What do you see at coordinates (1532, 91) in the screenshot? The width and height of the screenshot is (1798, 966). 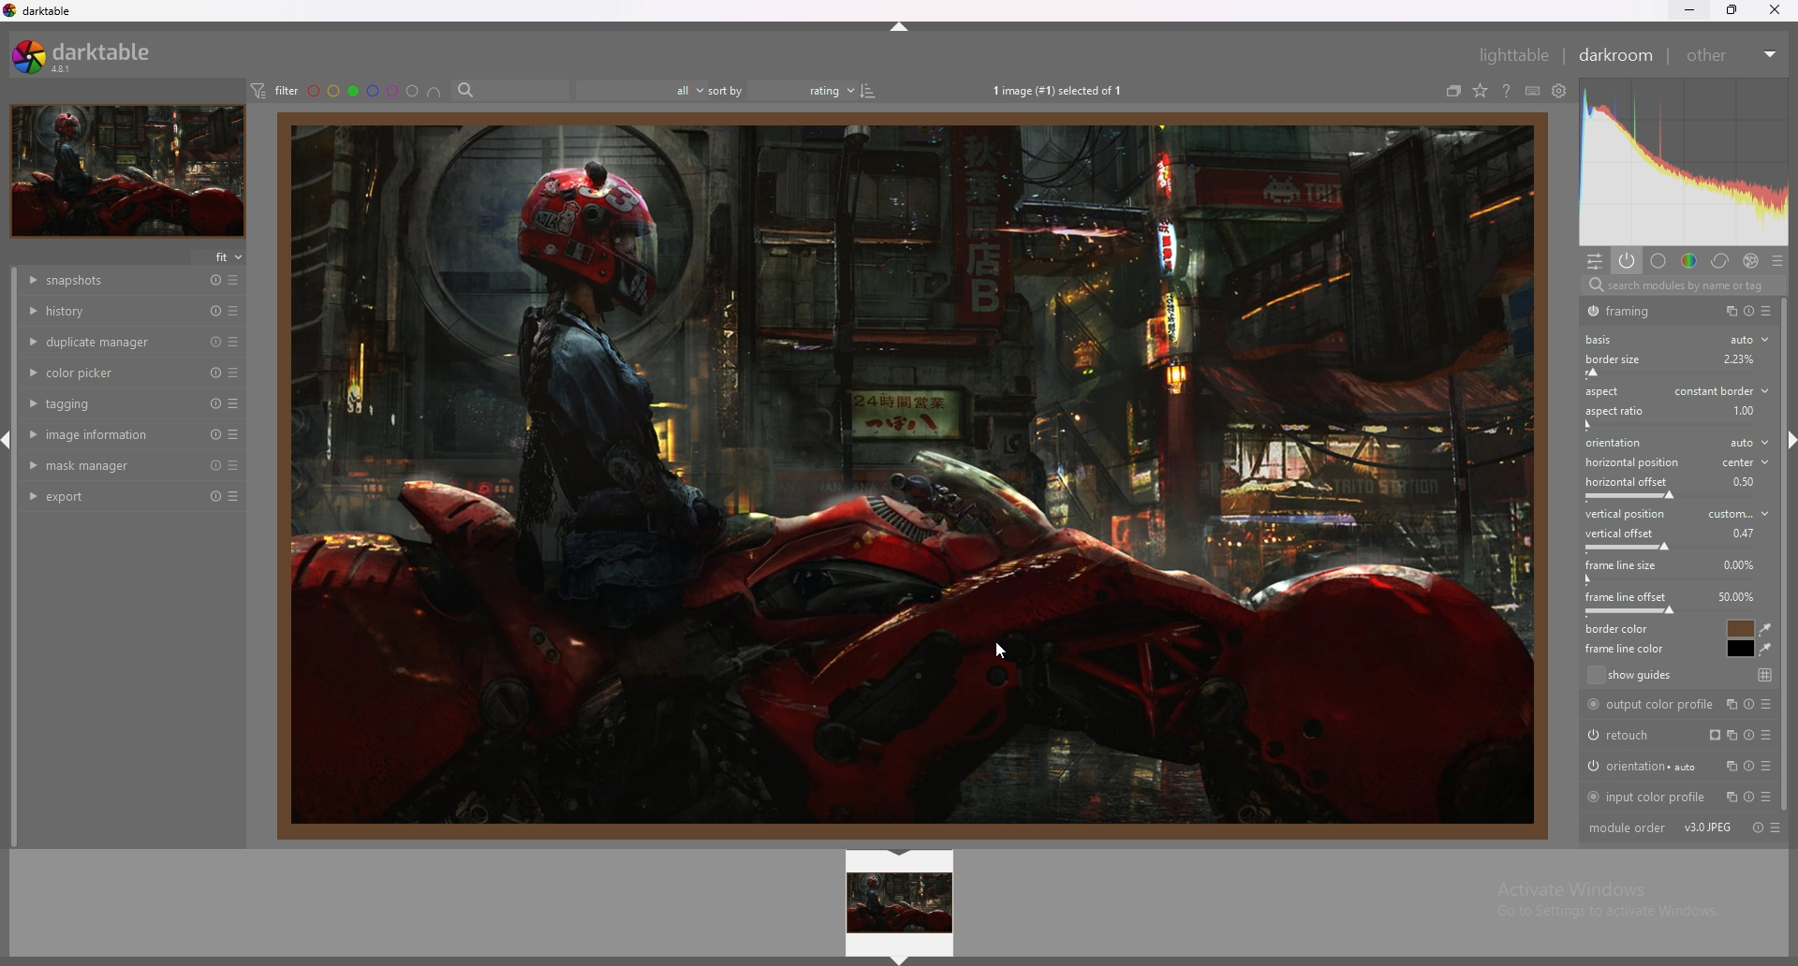 I see `define shortcuts` at bounding box center [1532, 91].